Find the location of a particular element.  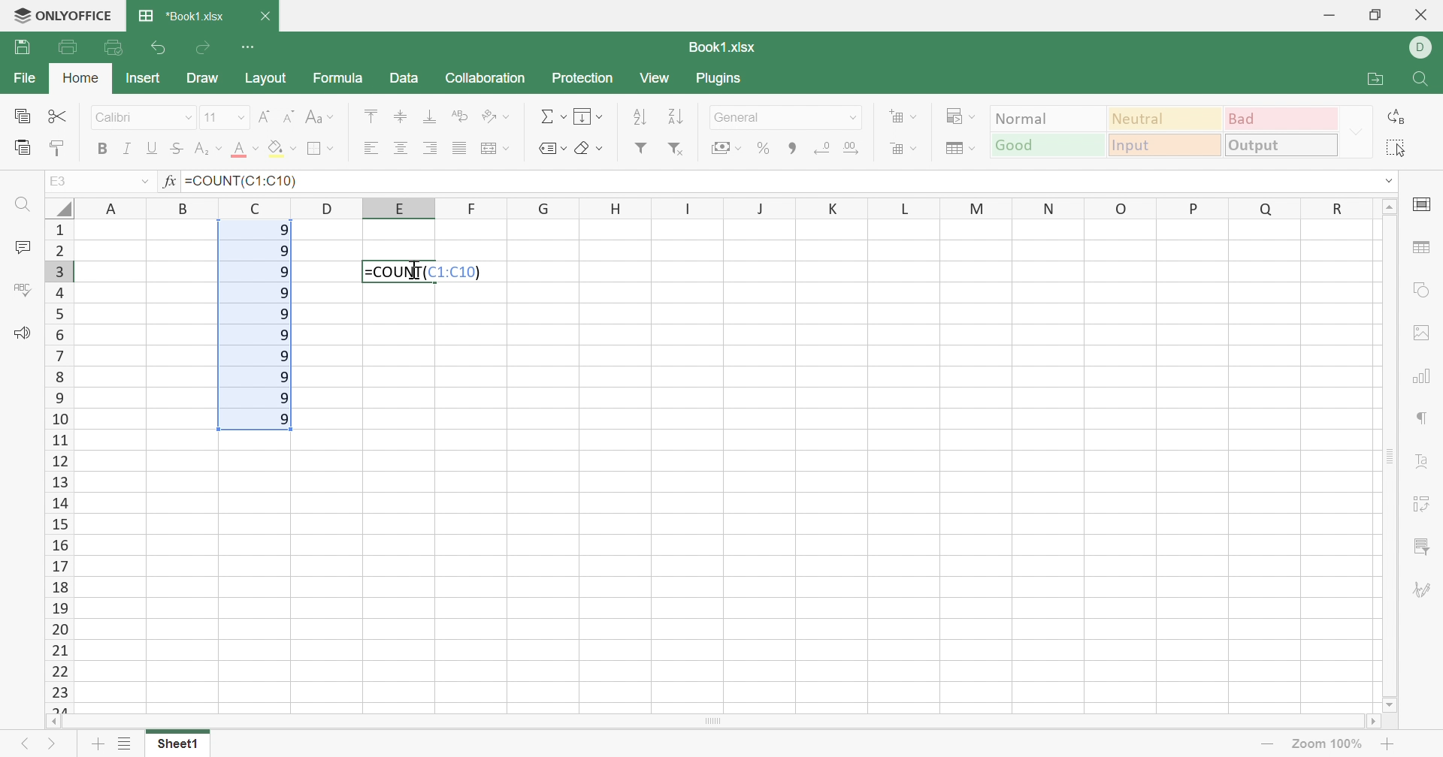

                                                                                                                                                                                                                                                                                                                                                                                                                                                                                                                                                                                     is located at coordinates (587, 148).